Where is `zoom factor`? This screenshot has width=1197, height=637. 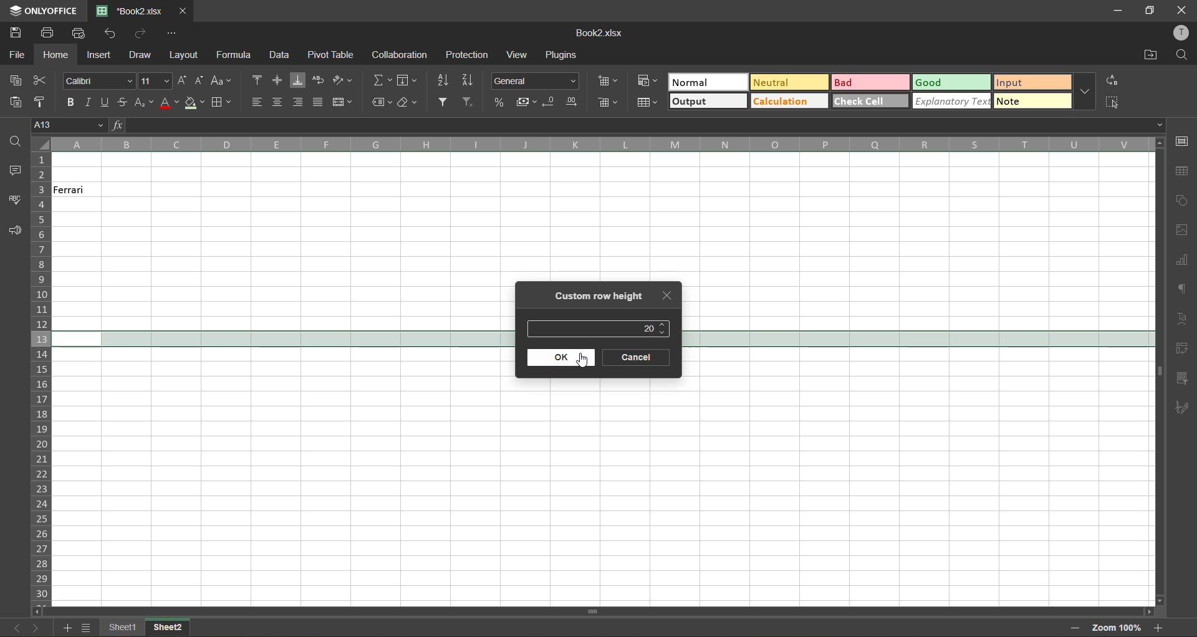
zoom factor is located at coordinates (1118, 628).